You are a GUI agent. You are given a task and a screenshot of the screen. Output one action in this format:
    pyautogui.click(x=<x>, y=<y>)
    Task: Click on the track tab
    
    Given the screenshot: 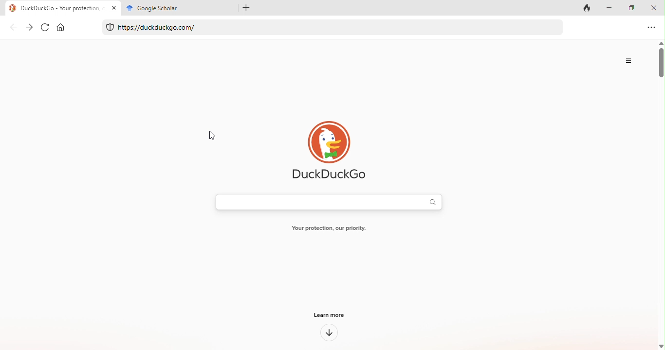 What is the action you would take?
    pyautogui.click(x=589, y=7)
    